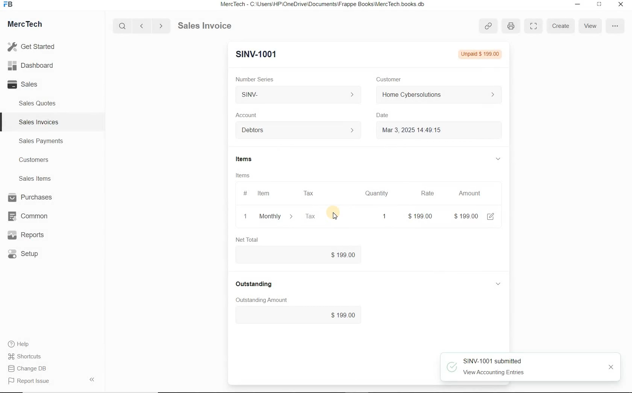 The height and width of the screenshot is (393, 632). I want to click on Rate, so click(423, 194).